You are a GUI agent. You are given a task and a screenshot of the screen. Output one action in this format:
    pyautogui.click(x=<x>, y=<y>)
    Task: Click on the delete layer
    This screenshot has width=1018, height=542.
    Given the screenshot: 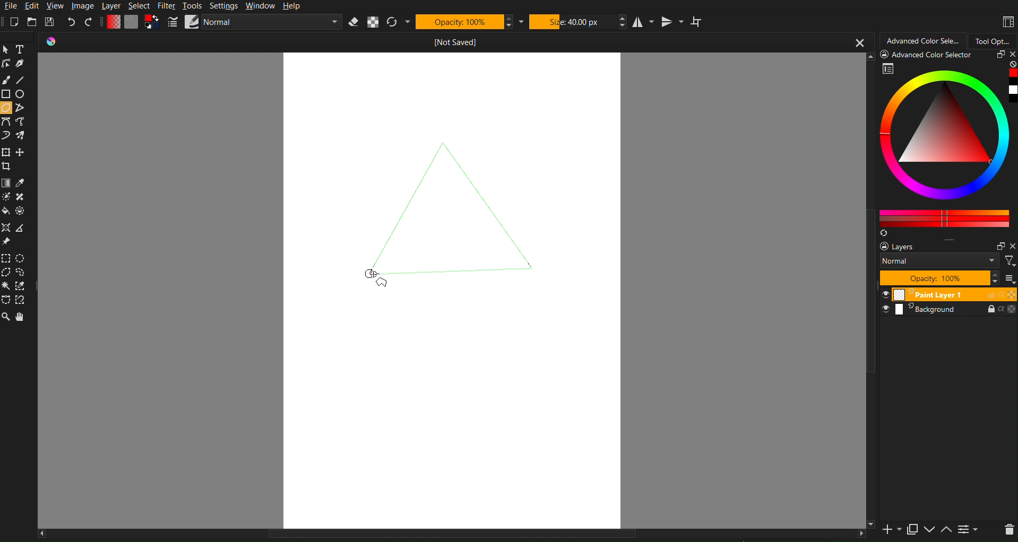 What is the action you would take?
    pyautogui.click(x=1008, y=530)
    